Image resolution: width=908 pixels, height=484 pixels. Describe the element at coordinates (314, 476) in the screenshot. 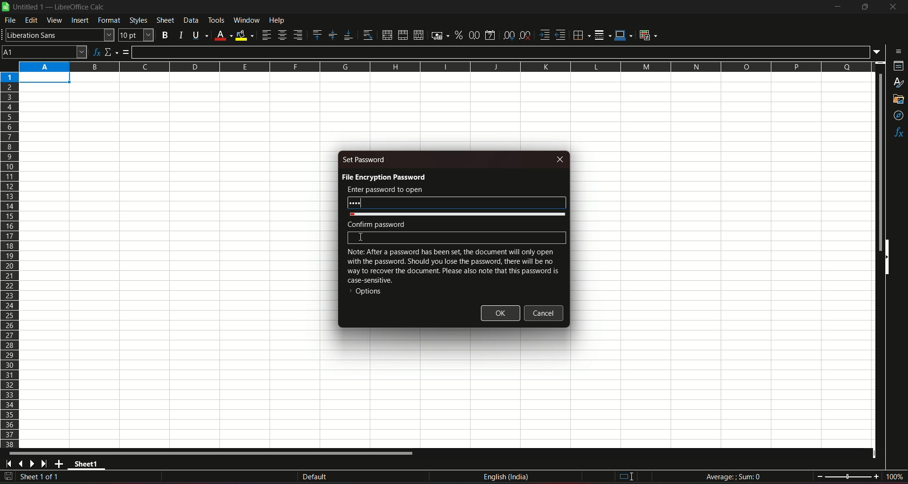

I see `default` at that location.